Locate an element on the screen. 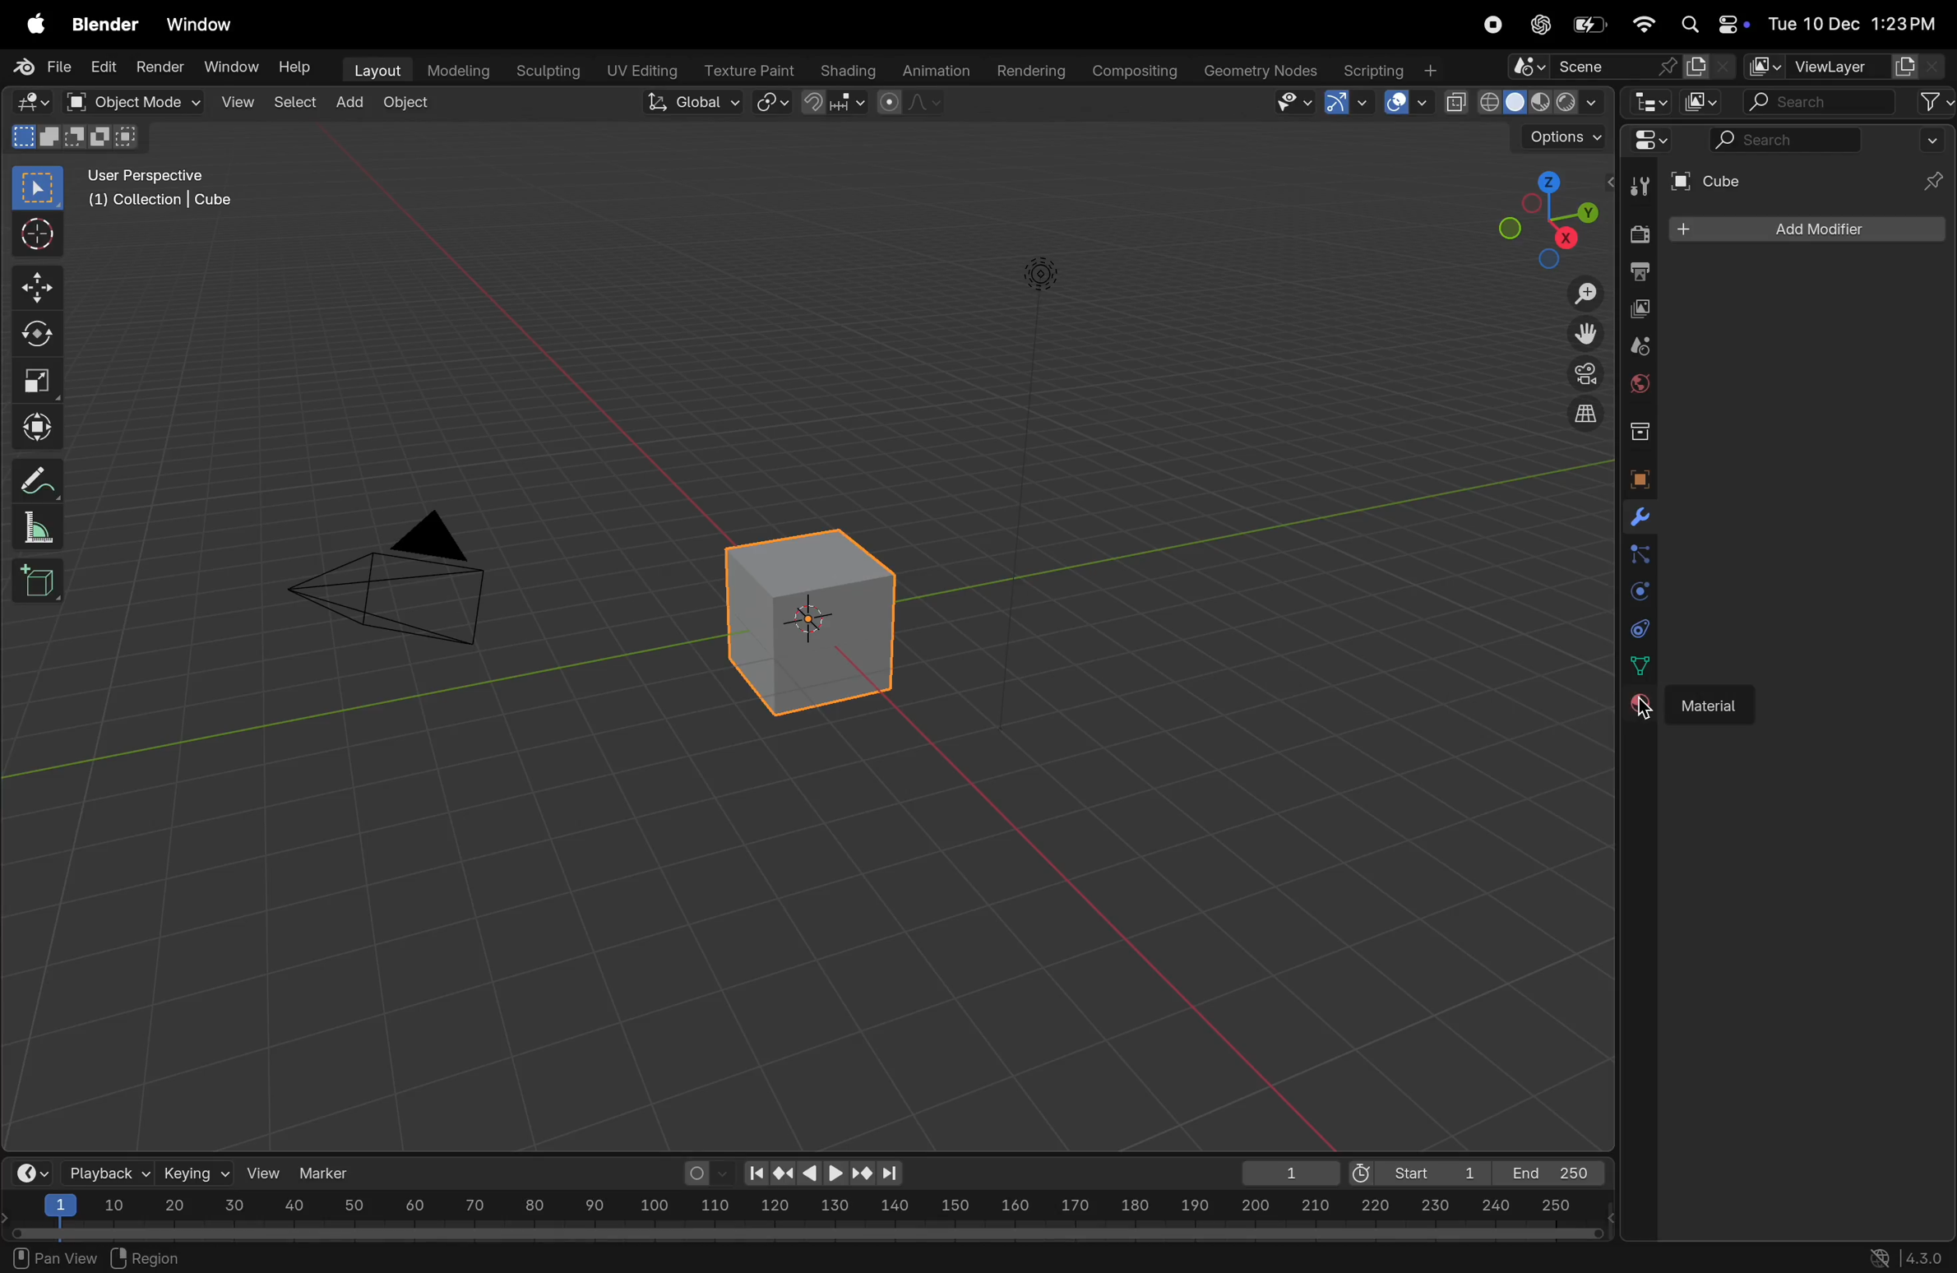  editor type is located at coordinates (26, 100).